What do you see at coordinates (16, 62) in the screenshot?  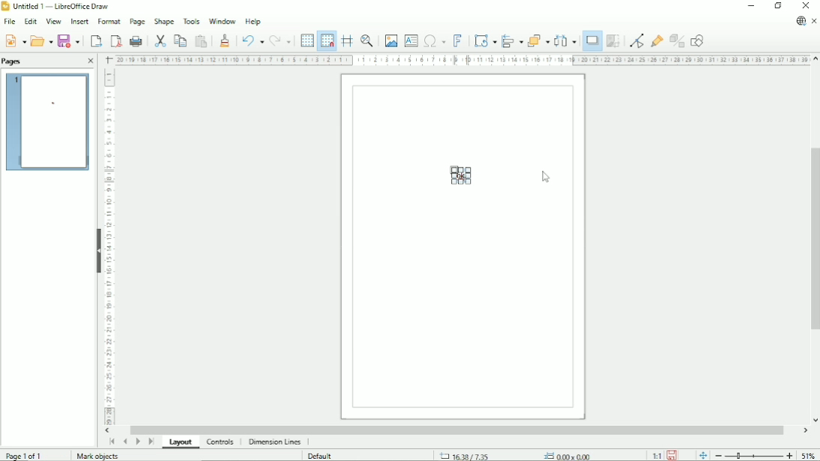 I see `Pages` at bounding box center [16, 62].